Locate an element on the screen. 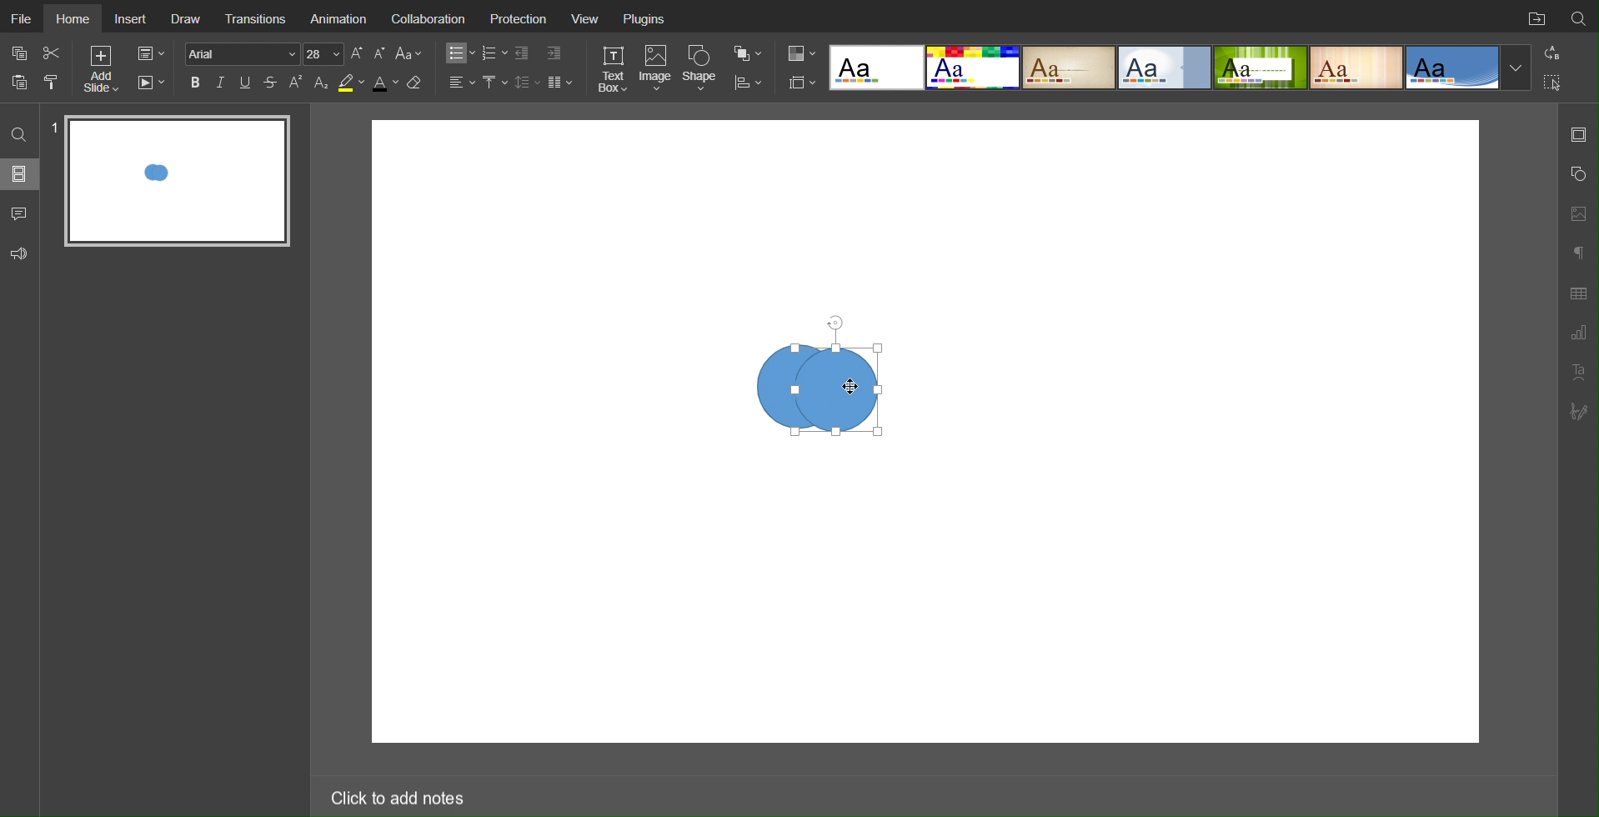 Image resolution: width=1599 pixels, height=817 pixels. Decrease Indent is located at coordinates (524, 53).